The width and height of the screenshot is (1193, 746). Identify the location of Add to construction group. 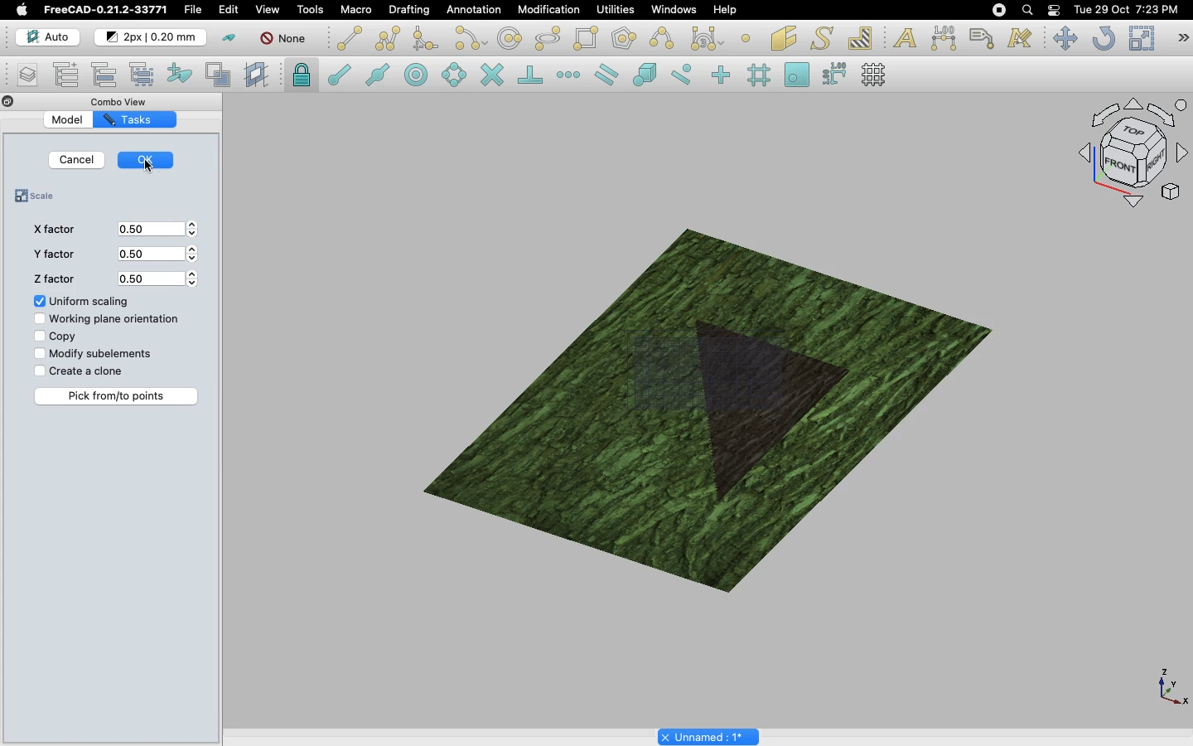
(181, 76).